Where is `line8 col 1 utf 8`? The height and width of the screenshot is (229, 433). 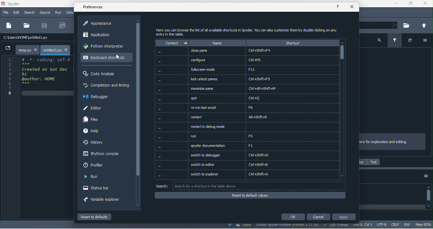
line8 col 1 utf 8 is located at coordinates (370, 226).